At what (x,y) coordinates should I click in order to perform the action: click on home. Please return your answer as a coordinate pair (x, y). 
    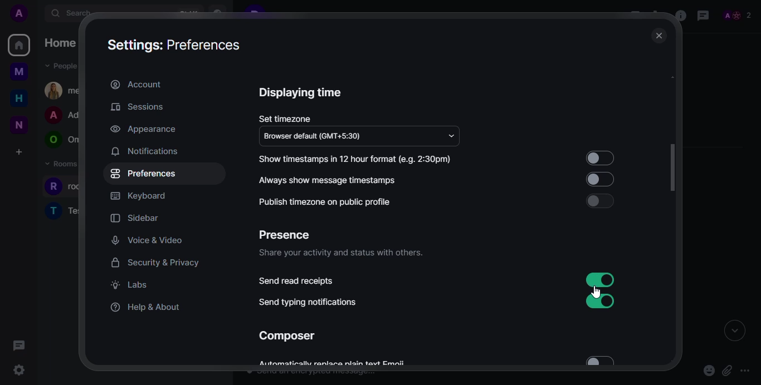
    Looking at the image, I should click on (63, 43).